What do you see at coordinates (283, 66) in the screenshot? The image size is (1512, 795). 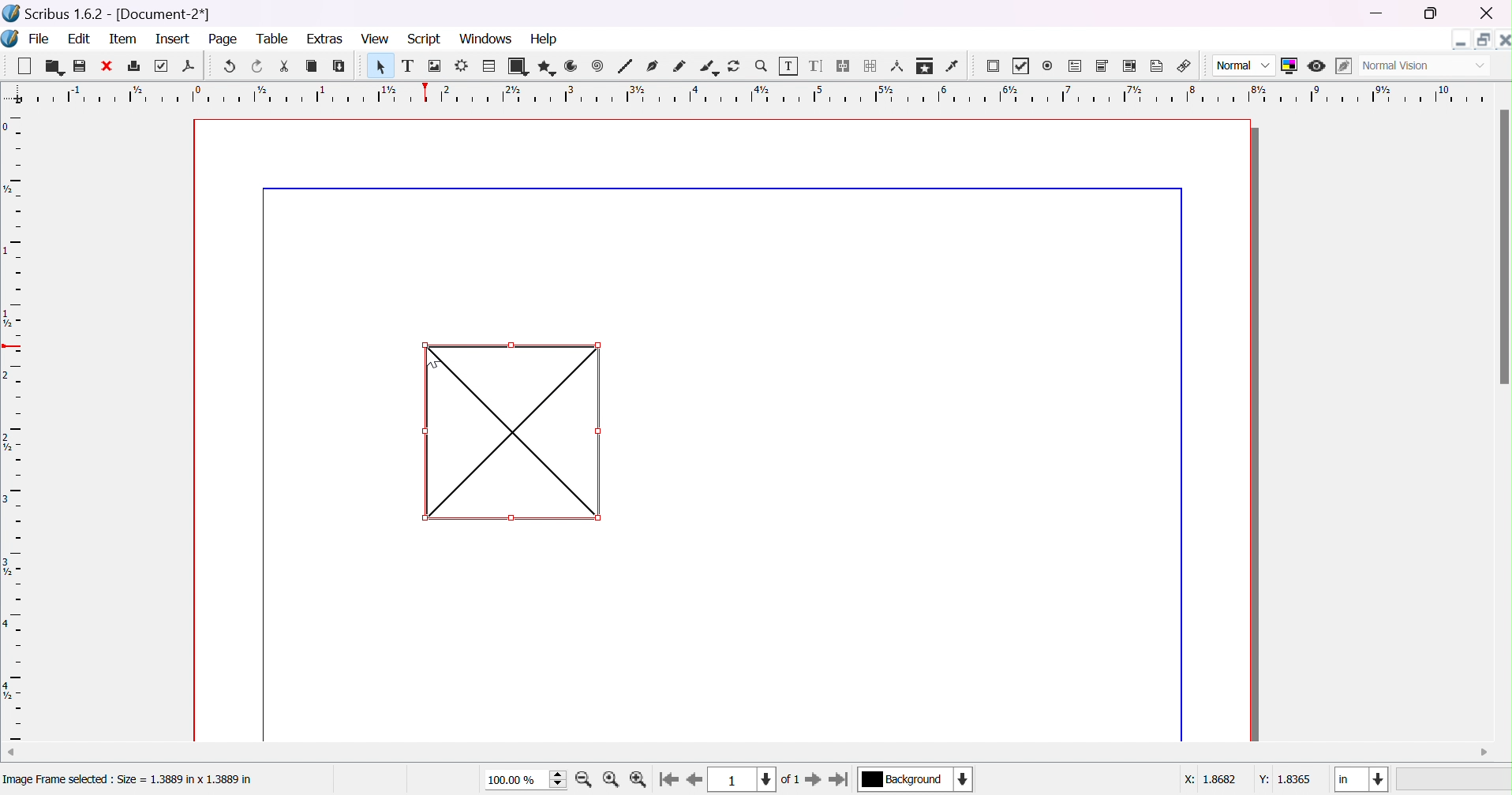 I see `cut` at bounding box center [283, 66].